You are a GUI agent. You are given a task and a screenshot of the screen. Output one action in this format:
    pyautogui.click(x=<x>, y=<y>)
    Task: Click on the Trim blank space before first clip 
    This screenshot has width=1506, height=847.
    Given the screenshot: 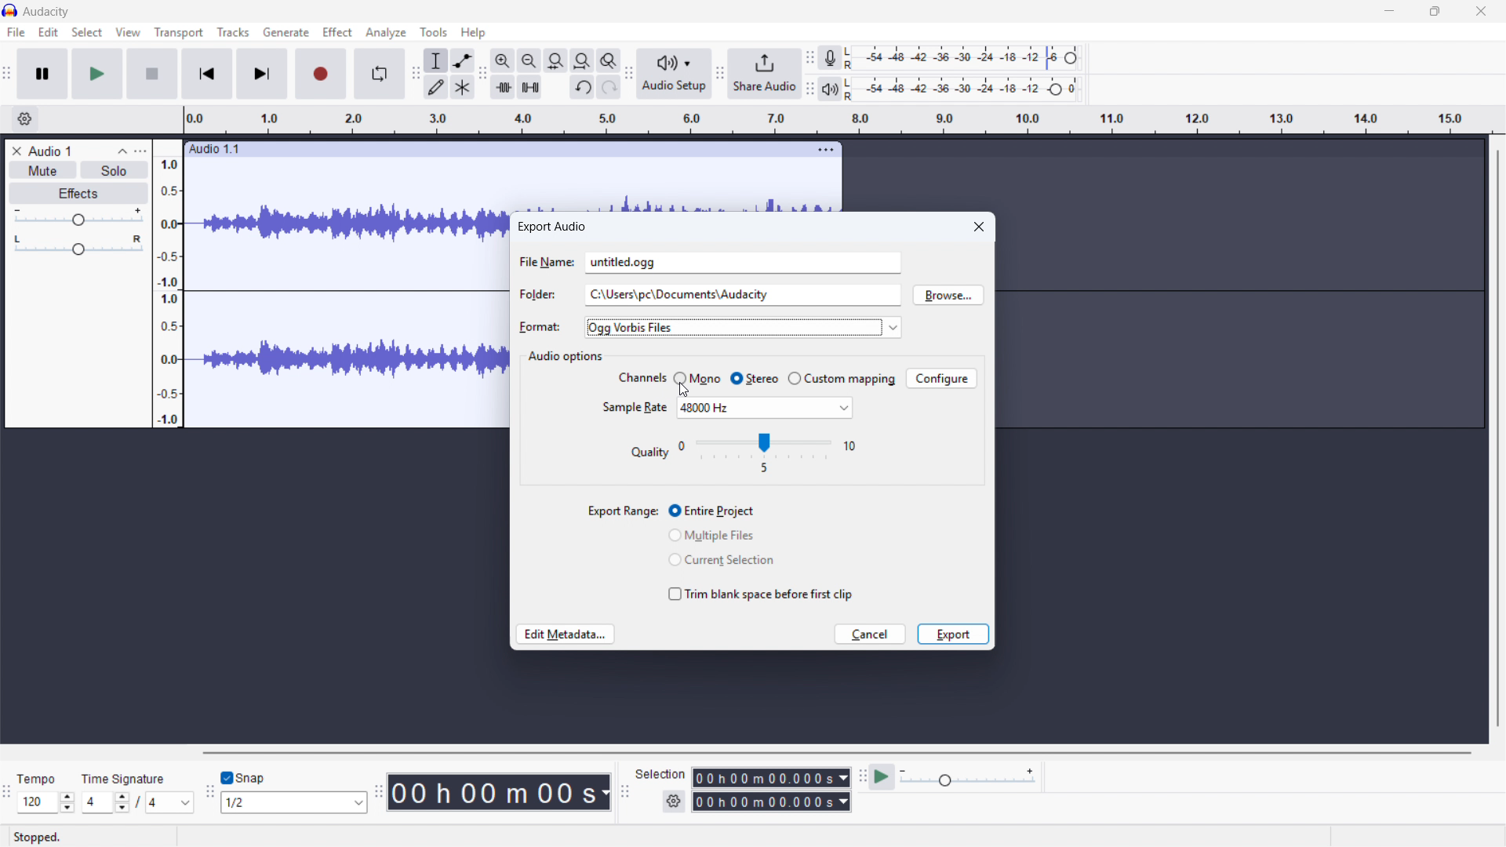 What is the action you would take?
    pyautogui.click(x=762, y=594)
    